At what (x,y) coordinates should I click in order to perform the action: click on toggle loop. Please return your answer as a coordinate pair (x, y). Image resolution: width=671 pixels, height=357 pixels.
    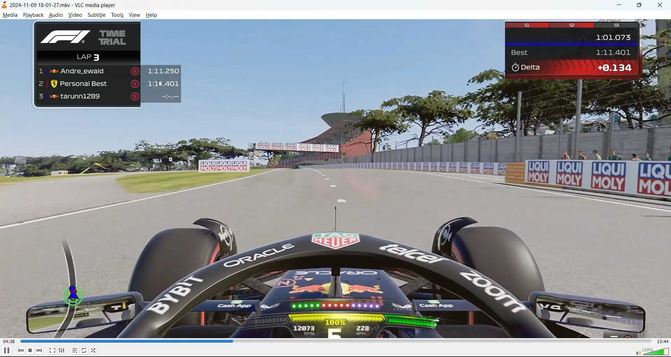
    Looking at the image, I should click on (84, 350).